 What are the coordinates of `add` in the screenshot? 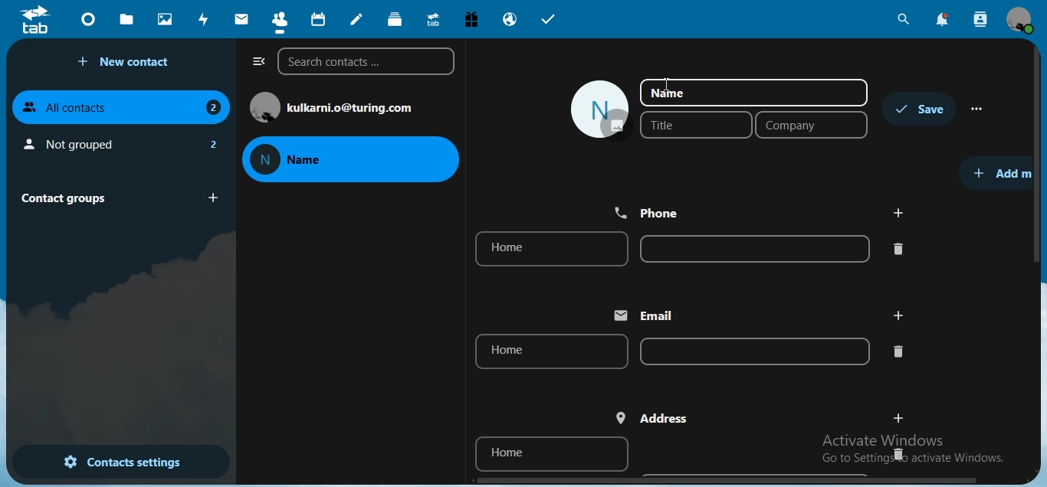 It's located at (899, 417).